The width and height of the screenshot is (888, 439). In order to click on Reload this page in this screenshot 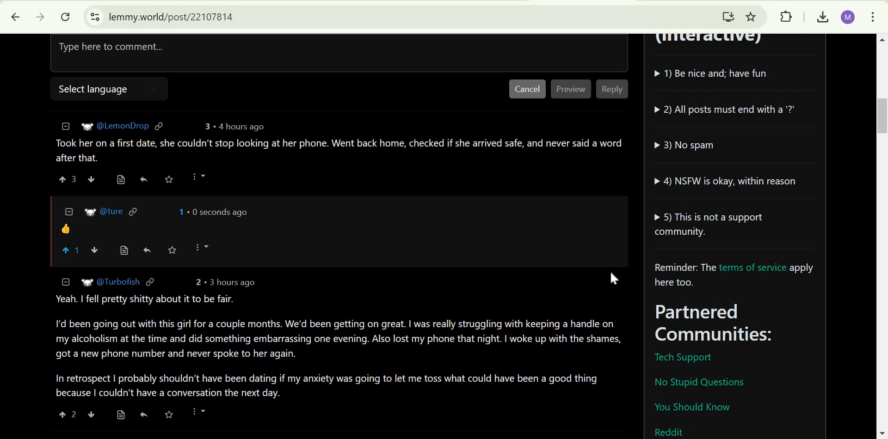, I will do `click(66, 16)`.